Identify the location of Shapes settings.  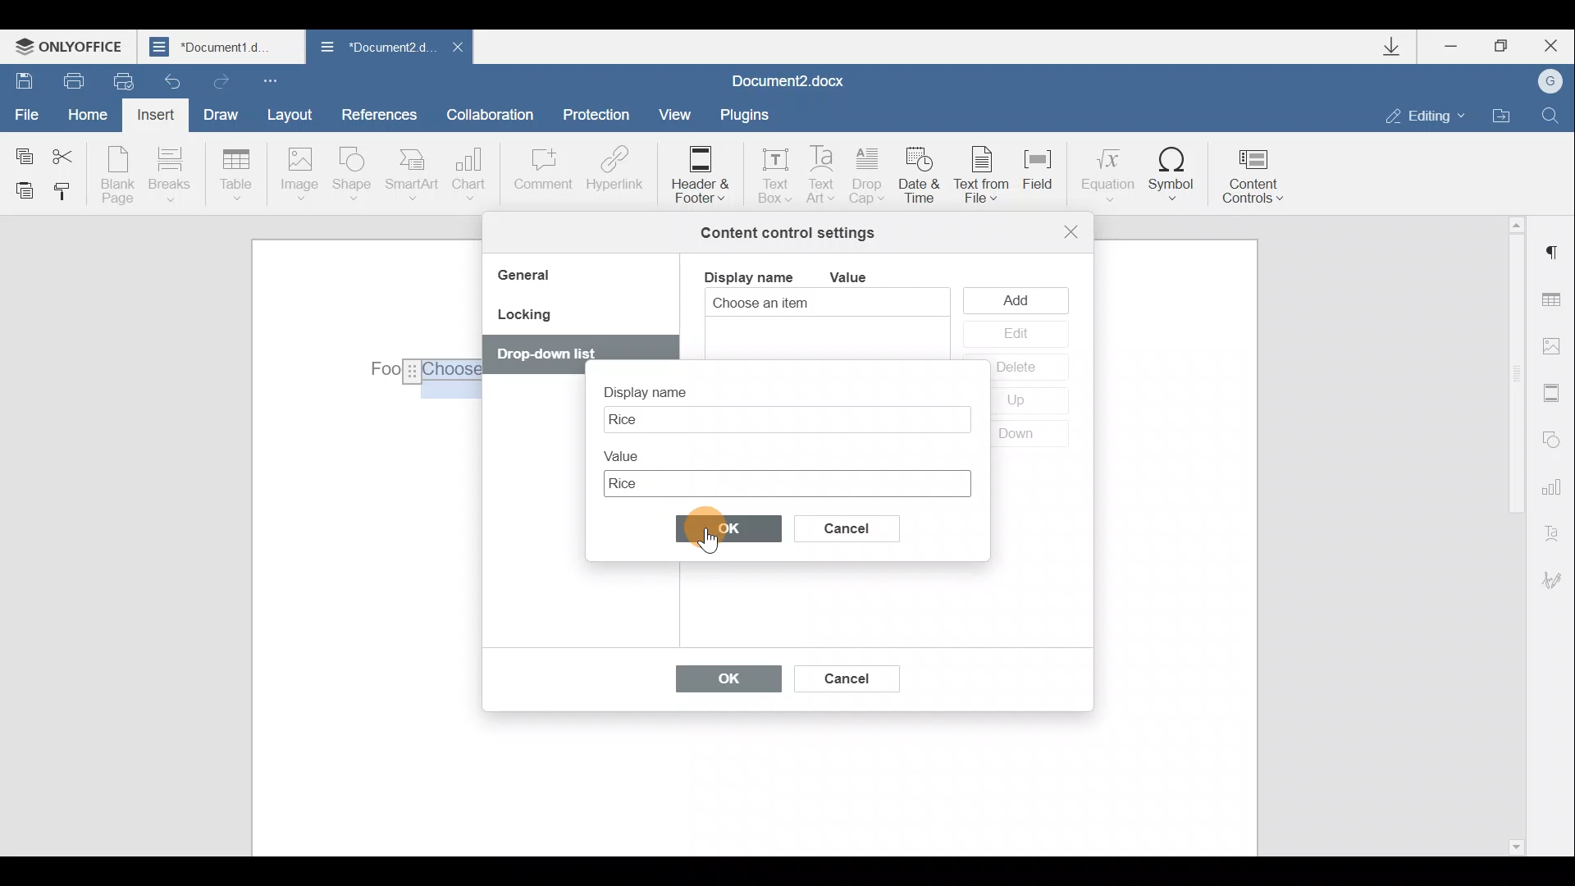
(1552, 437).